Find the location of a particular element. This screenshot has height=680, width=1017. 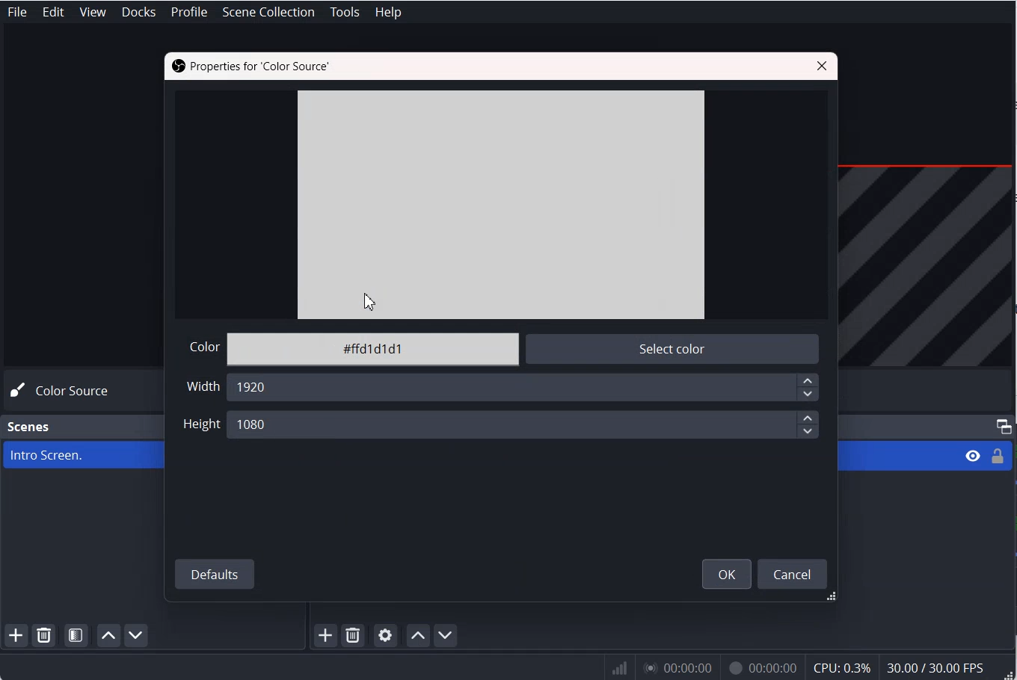

Add Scene is located at coordinates (16, 636).